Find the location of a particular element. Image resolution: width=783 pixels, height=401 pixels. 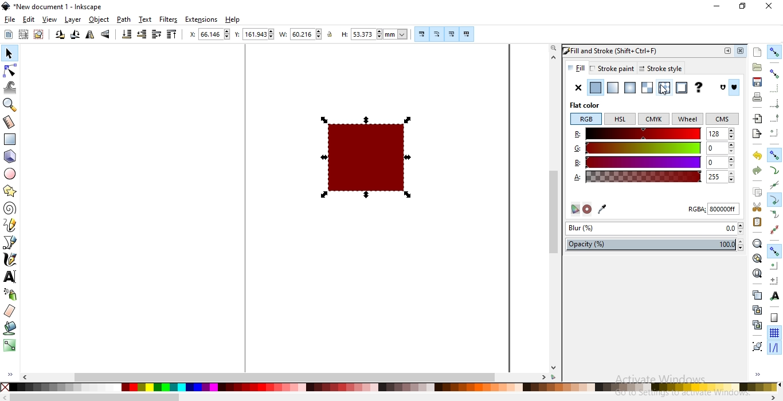

cursor is located at coordinates (664, 93).